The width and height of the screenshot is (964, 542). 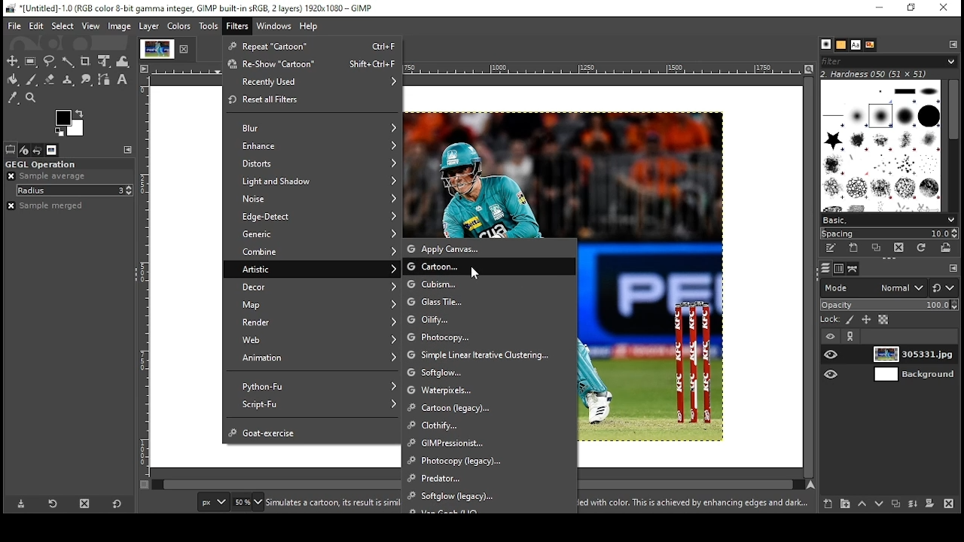 What do you see at coordinates (314, 46) in the screenshot?
I see `repeat` at bounding box center [314, 46].